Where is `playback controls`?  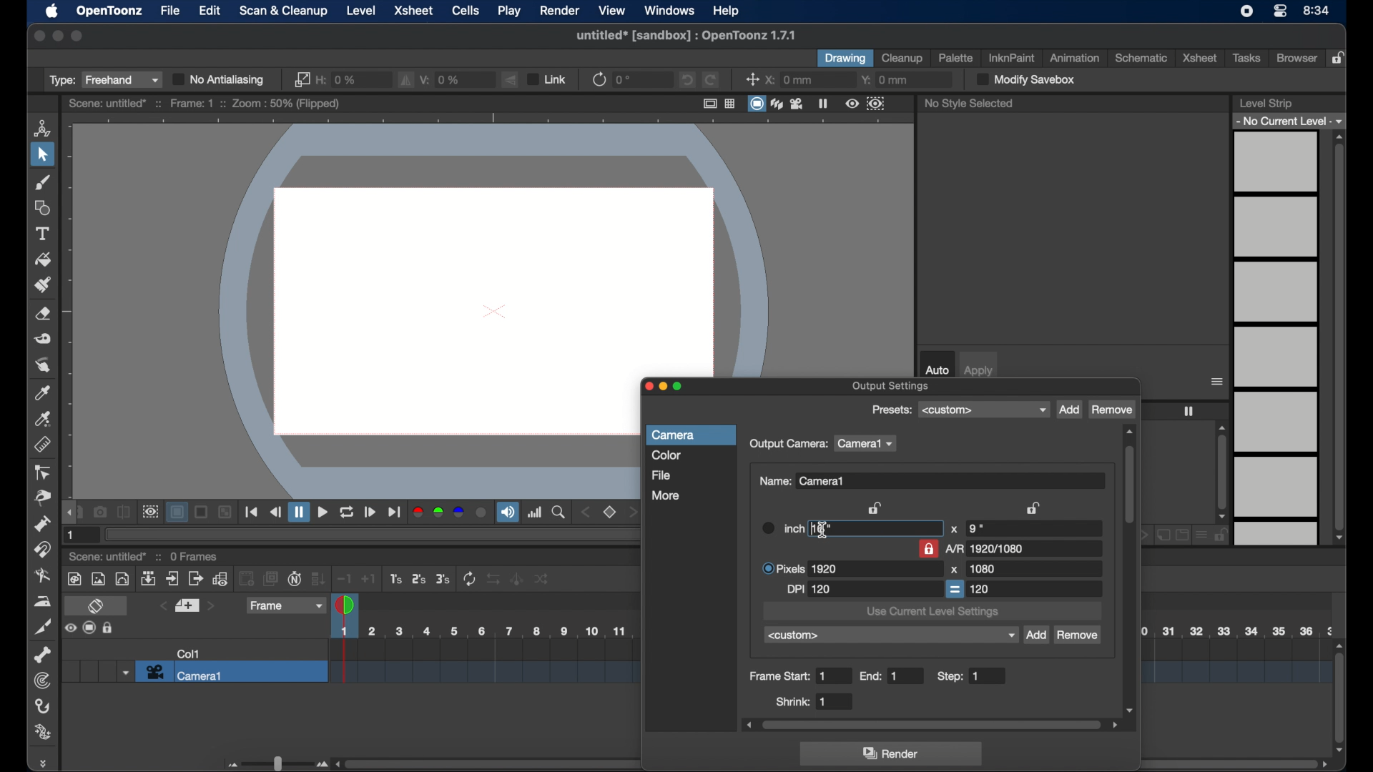 playback controls is located at coordinates (252, 512).